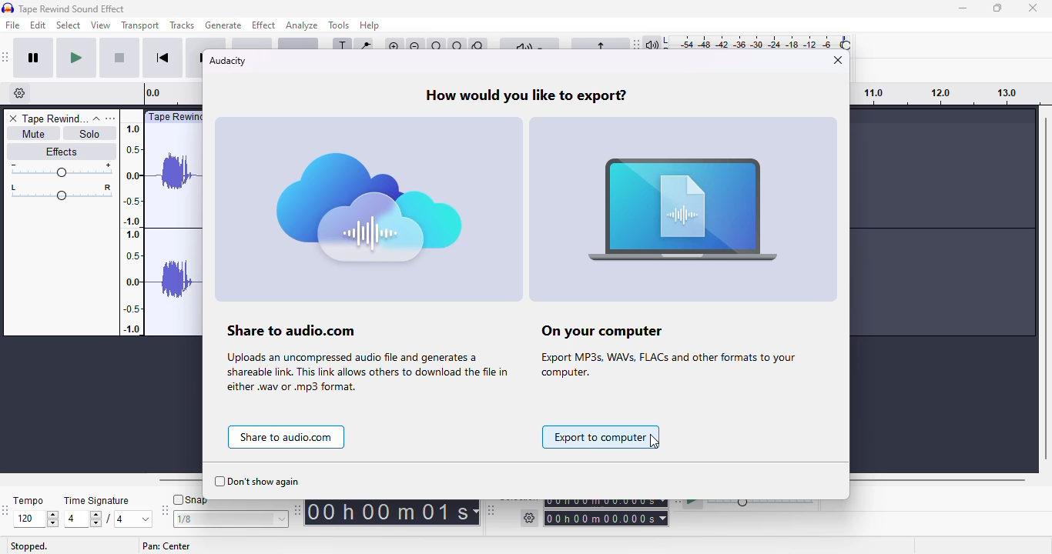 This screenshot has height=554, width=1052. I want to click on view, so click(101, 25).